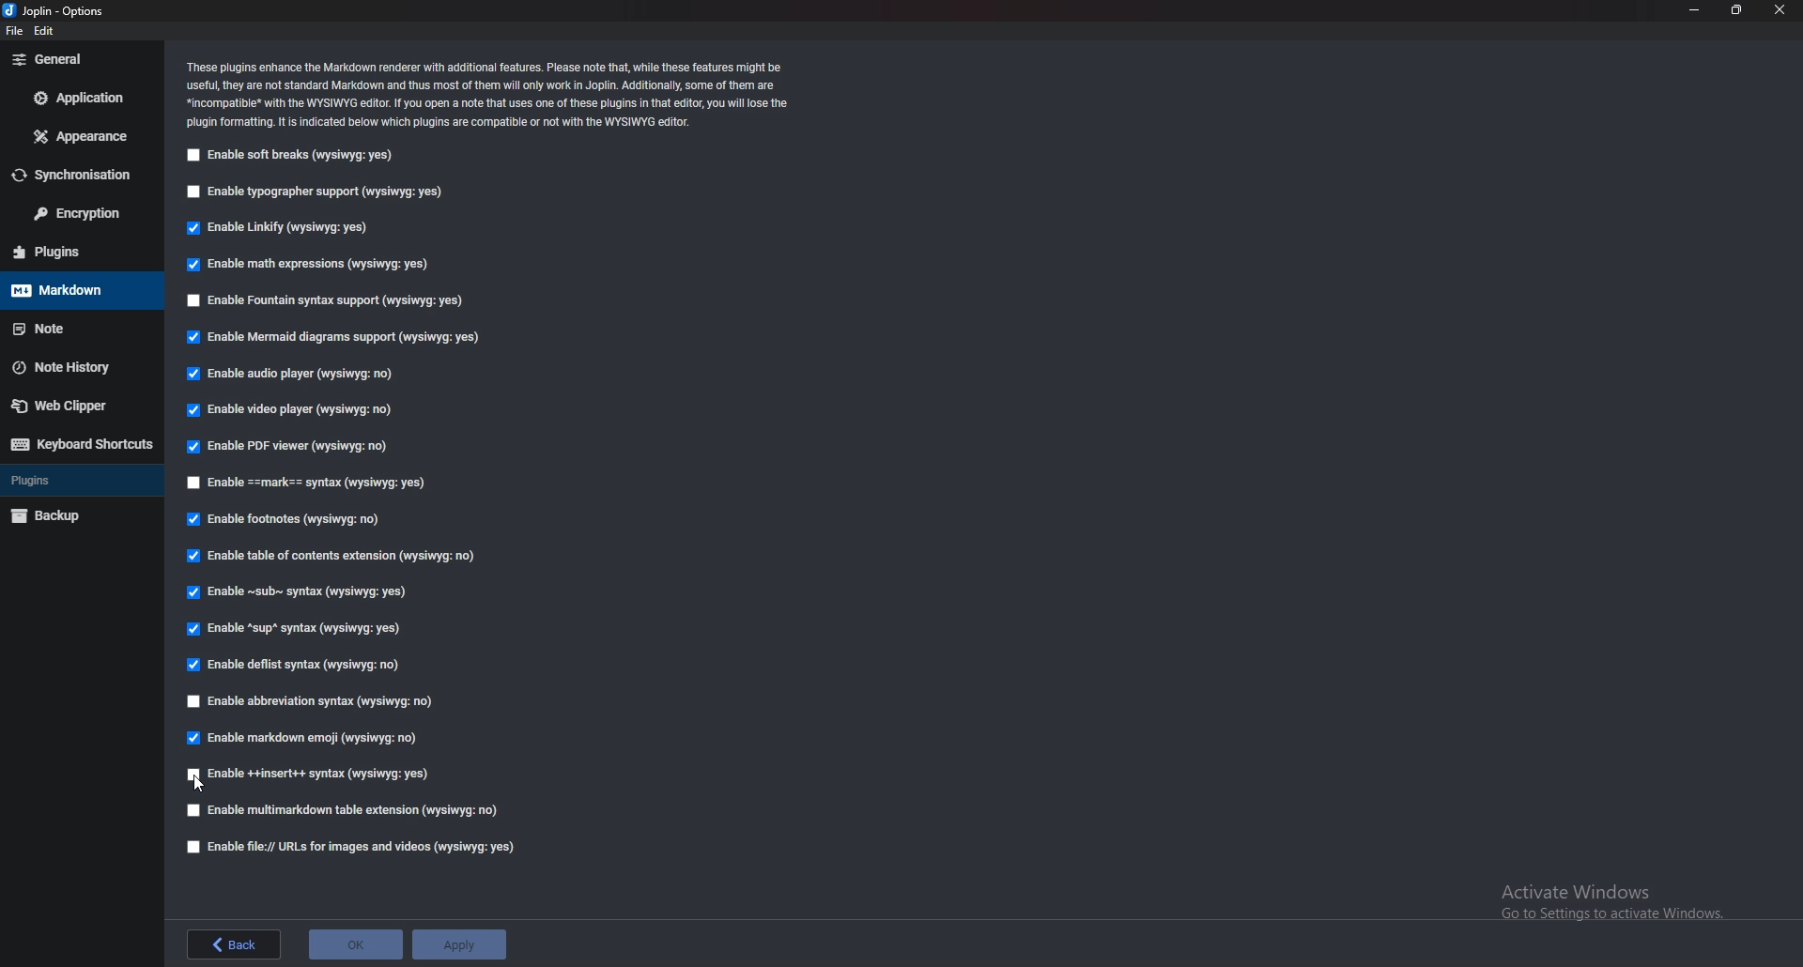 The width and height of the screenshot is (1803, 967). I want to click on Encryption, so click(83, 215).